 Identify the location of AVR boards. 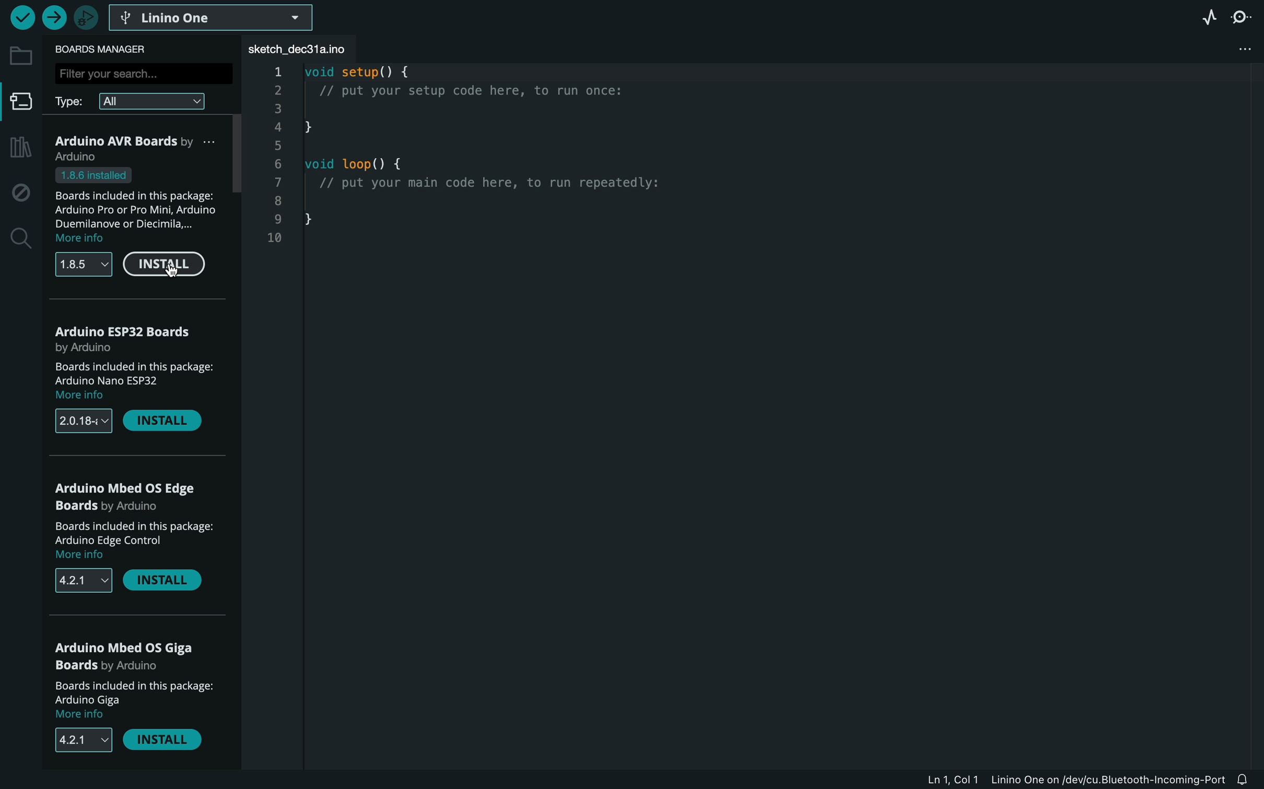
(140, 148).